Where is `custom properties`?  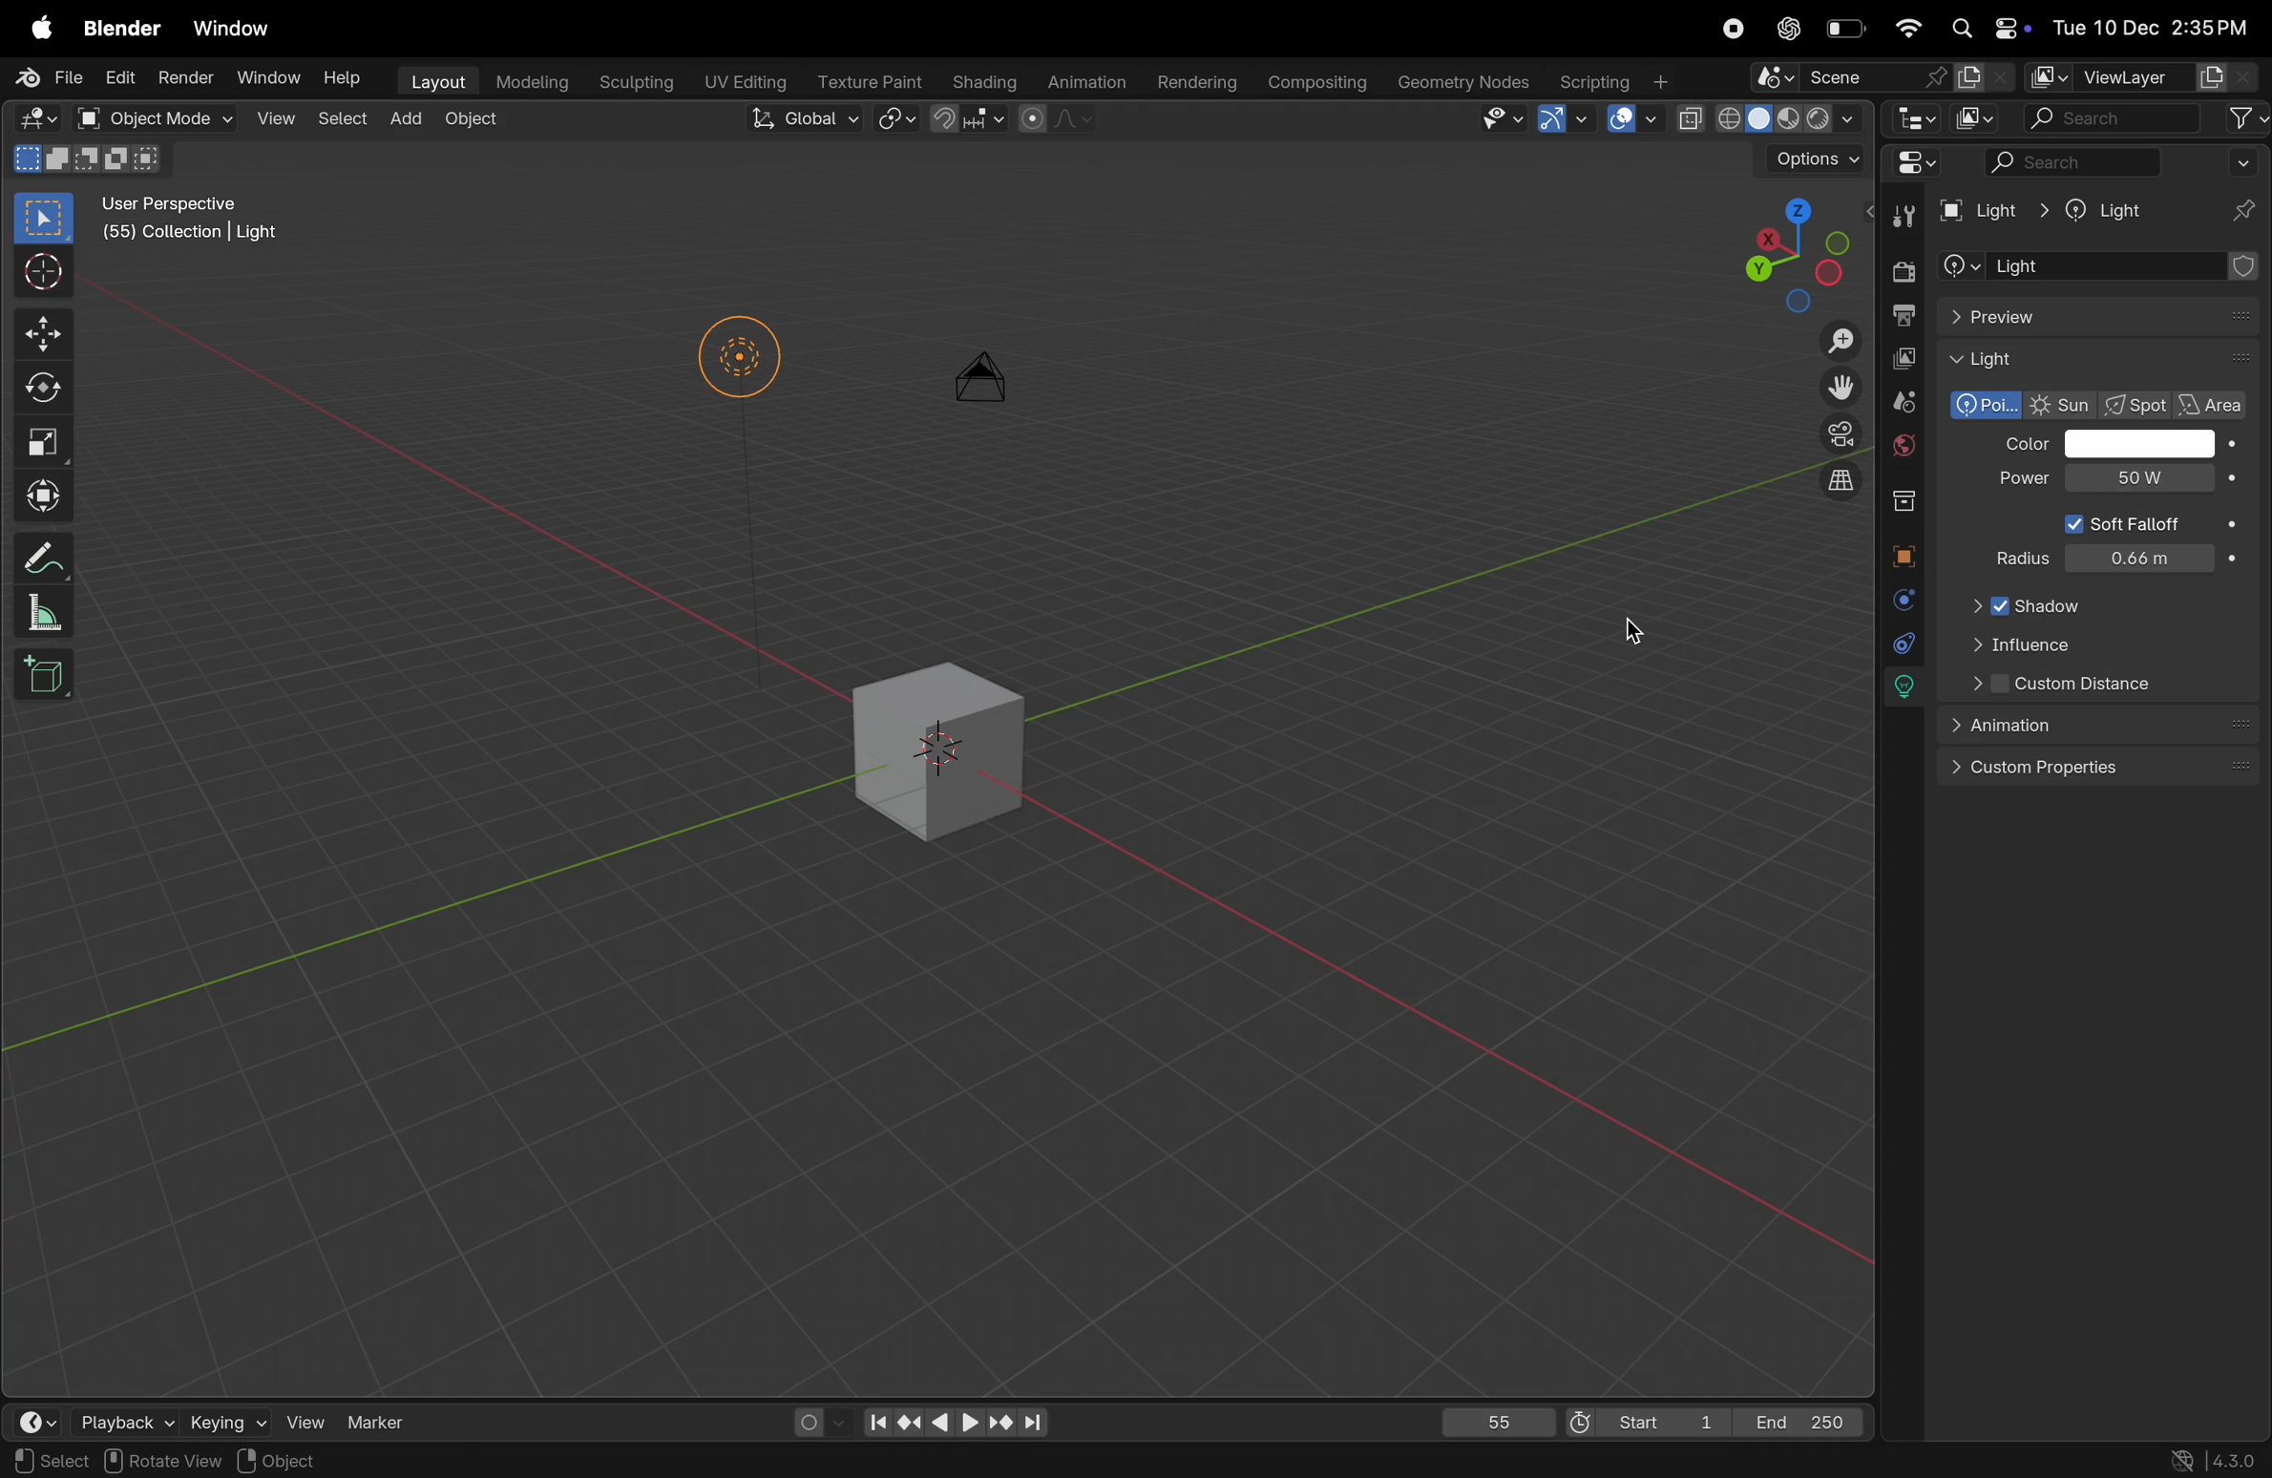
custom properties is located at coordinates (2096, 766).